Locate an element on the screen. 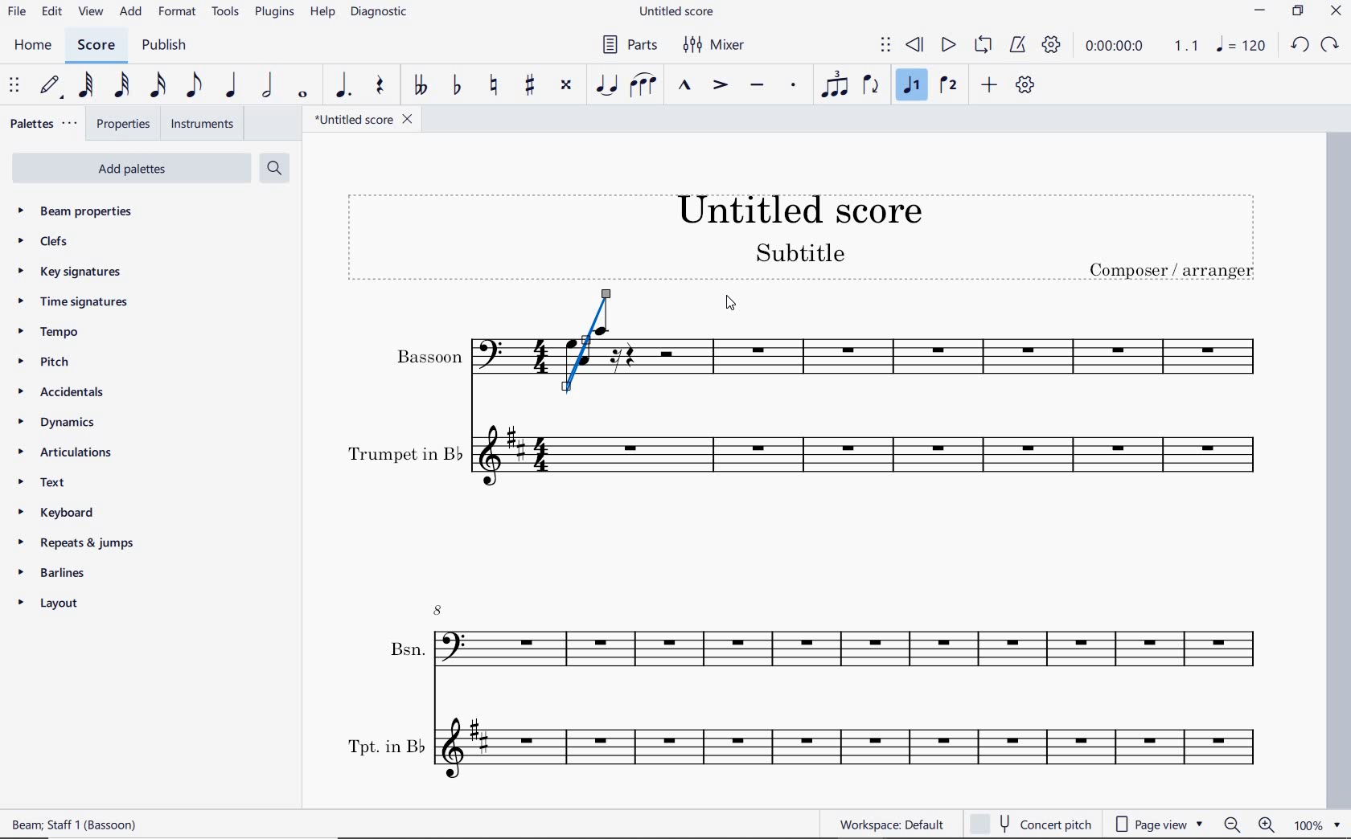 This screenshot has width=1351, height=839. add is located at coordinates (989, 86).